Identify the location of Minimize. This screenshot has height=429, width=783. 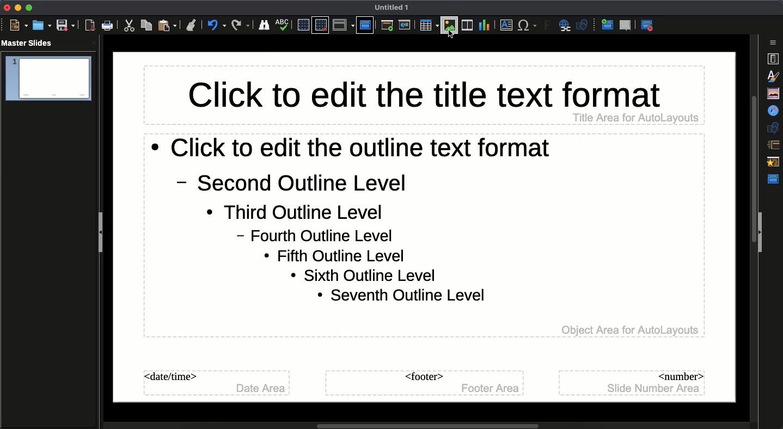
(16, 8).